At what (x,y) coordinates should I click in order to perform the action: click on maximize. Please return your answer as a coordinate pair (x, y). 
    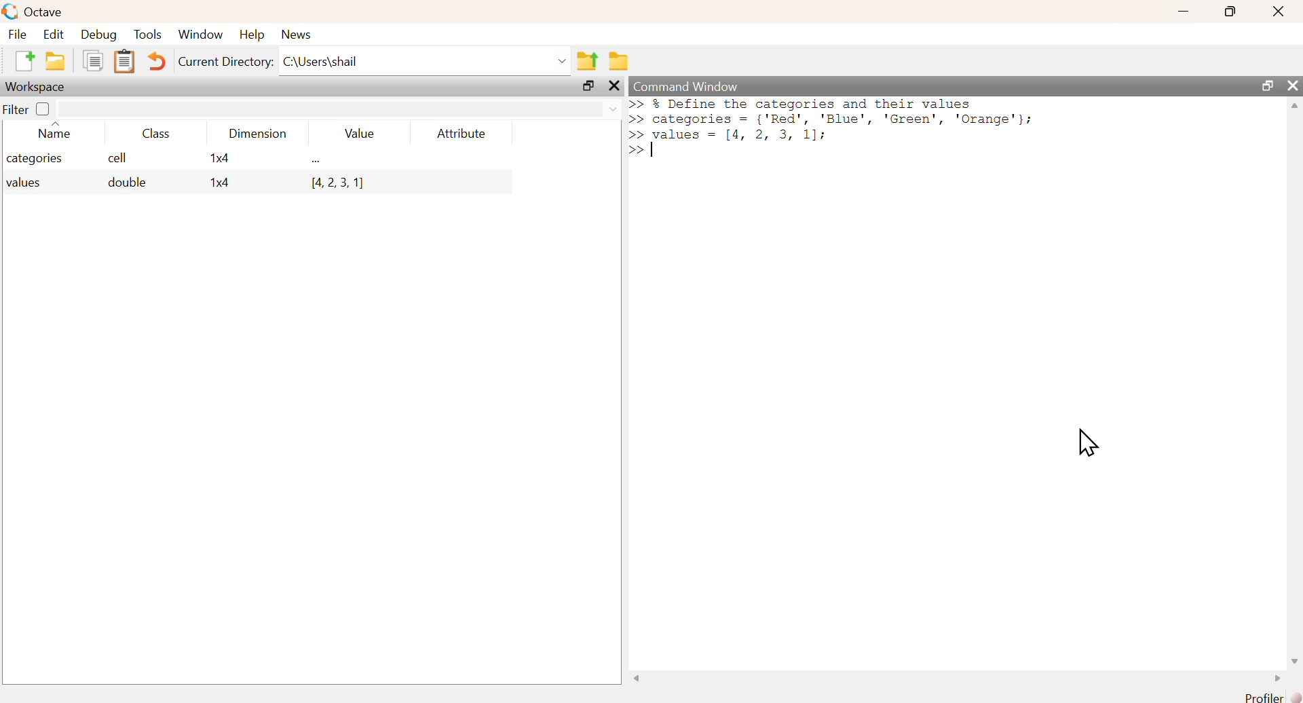
    Looking at the image, I should click on (1266, 84).